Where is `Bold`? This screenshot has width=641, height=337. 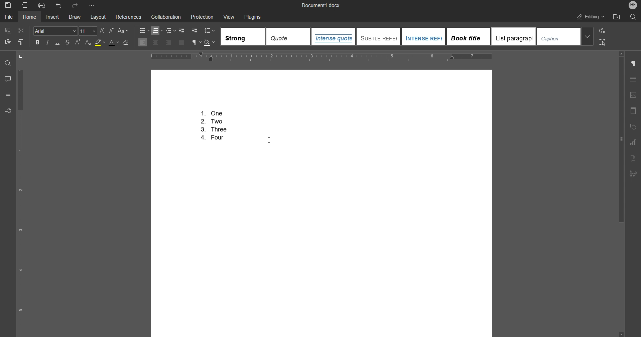 Bold is located at coordinates (37, 43).